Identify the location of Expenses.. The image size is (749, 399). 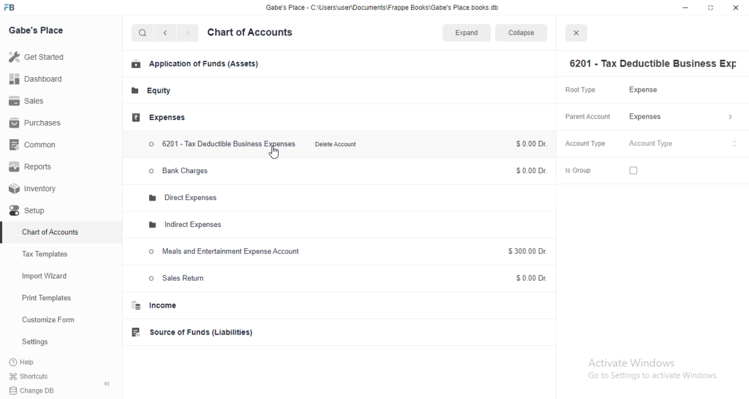
(650, 117).